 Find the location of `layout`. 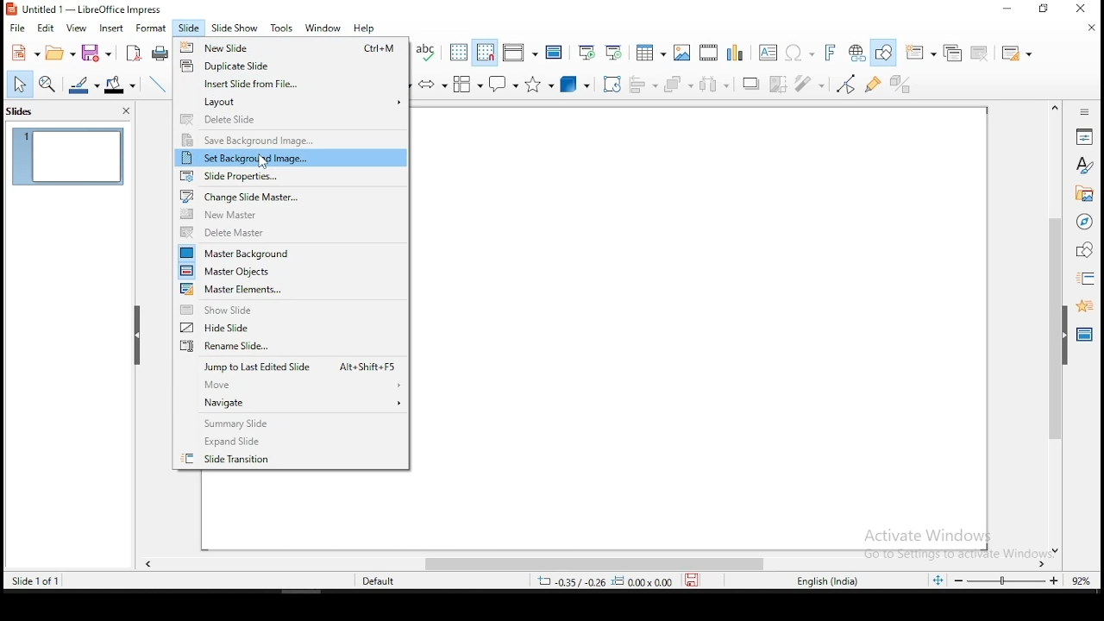

layout is located at coordinates (288, 102).